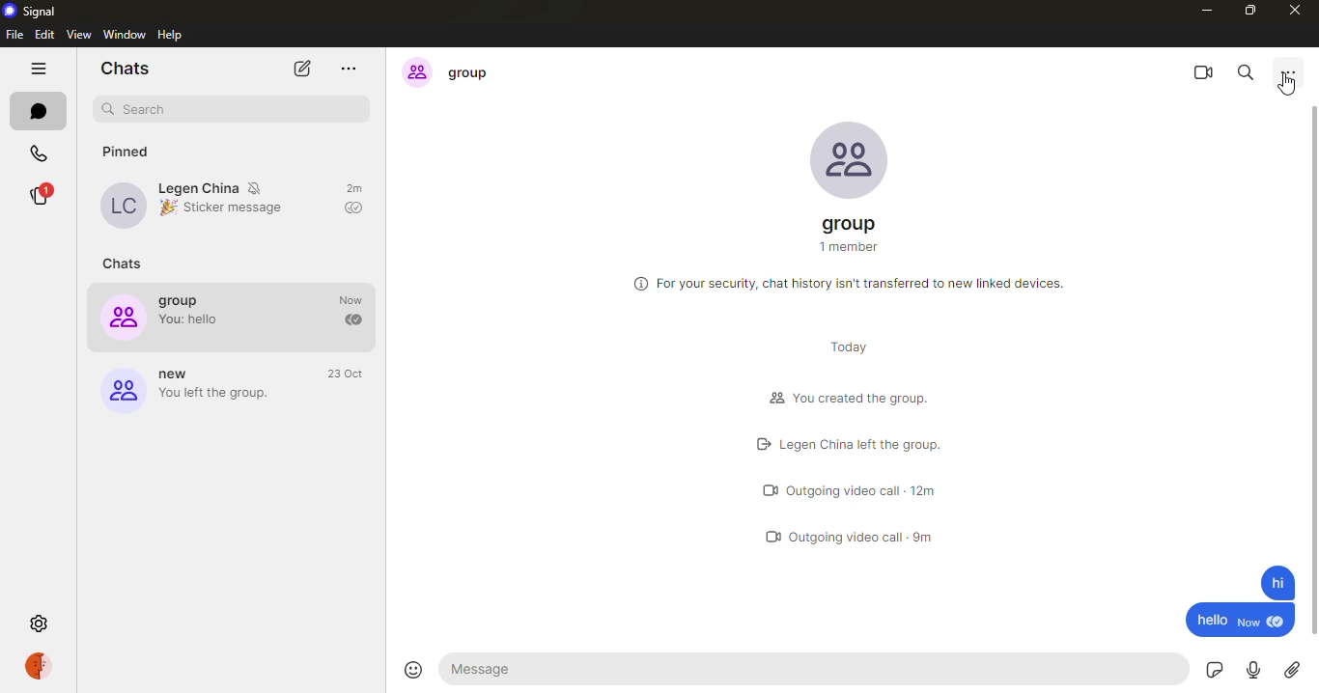 This screenshot has width=1319, height=693. What do you see at coordinates (638, 284) in the screenshot?
I see `more information` at bounding box center [638, 284].